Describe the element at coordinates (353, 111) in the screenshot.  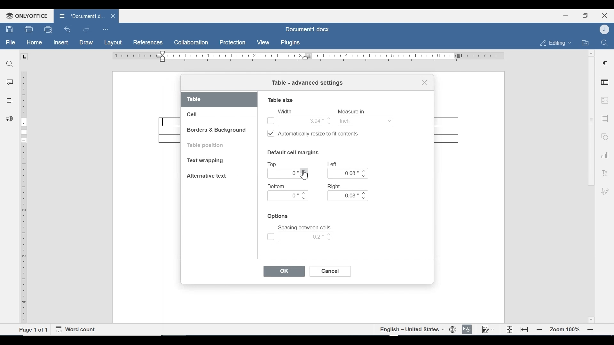
I see `Measure in` at that location.